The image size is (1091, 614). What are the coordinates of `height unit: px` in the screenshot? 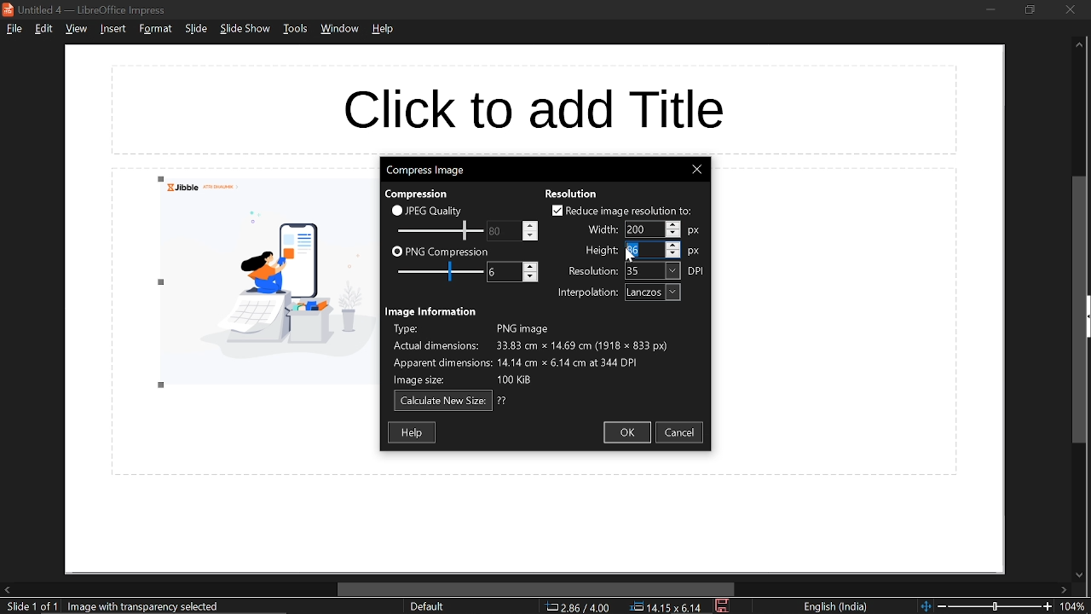 It's located at (695, 252).